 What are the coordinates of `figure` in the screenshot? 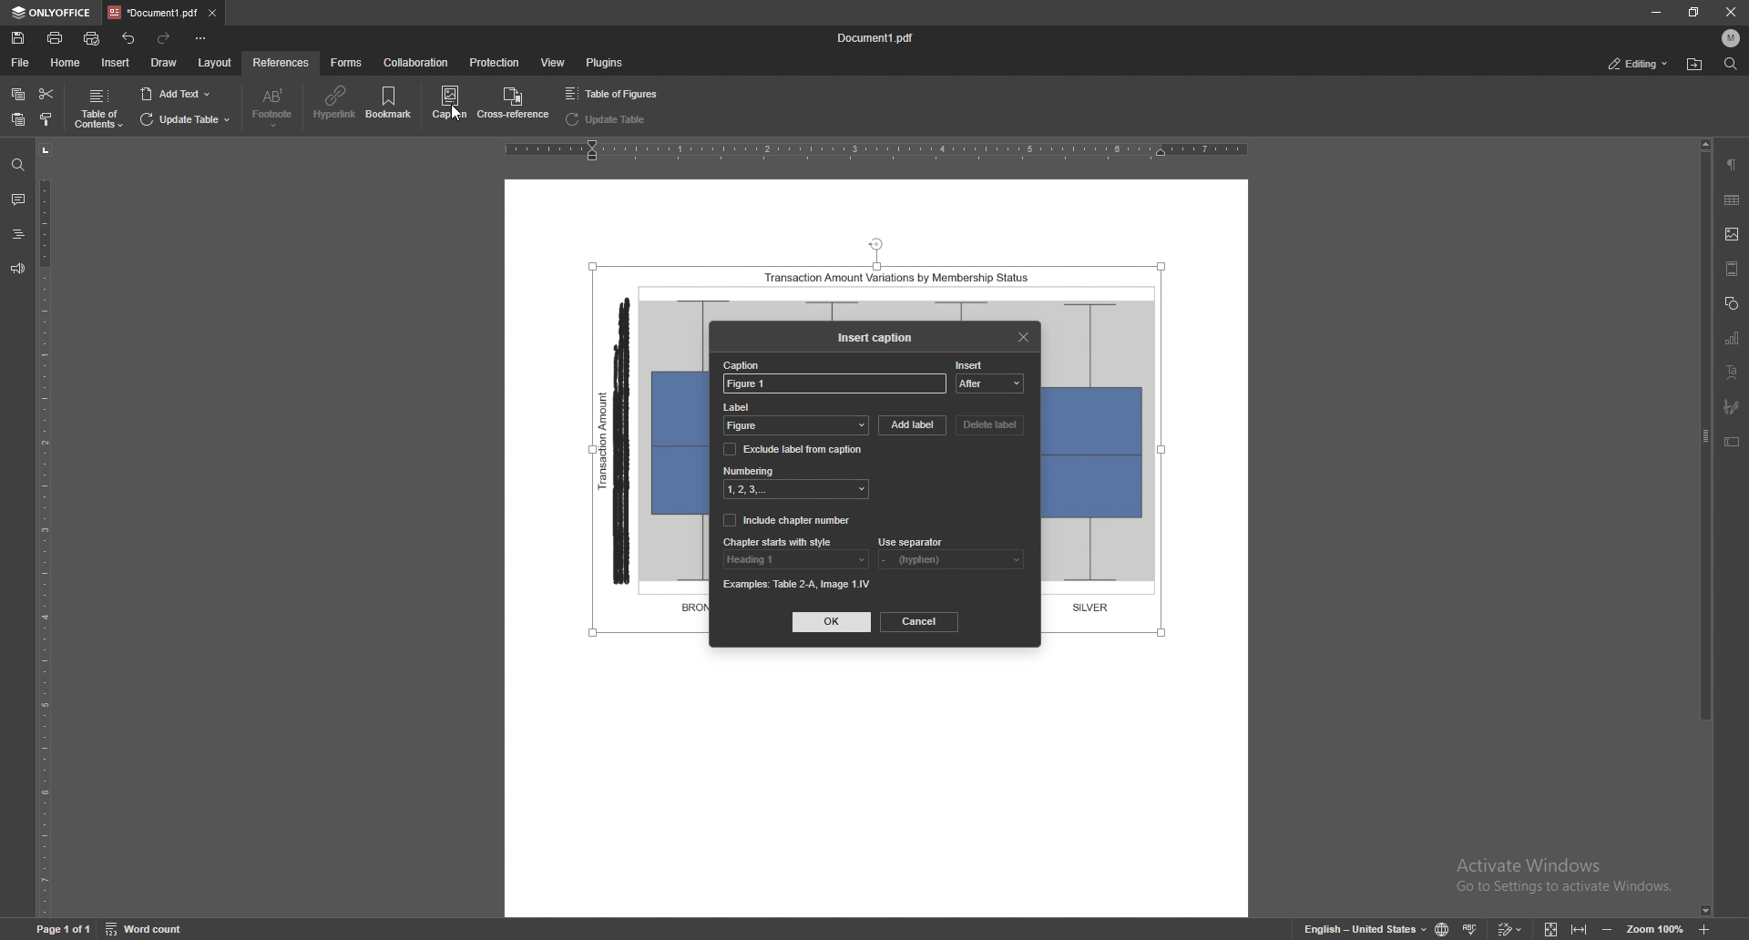 It's located at (795, 427).